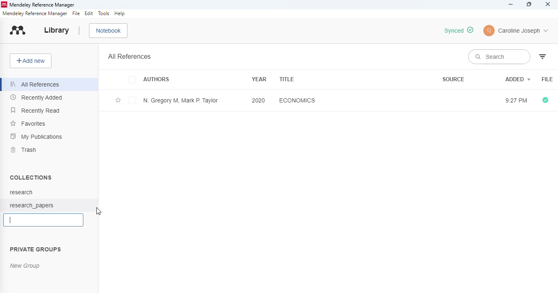  What do you see at coordinates (548, 4) in the screenshot?
I see `close` at bounding box center [548, 4].